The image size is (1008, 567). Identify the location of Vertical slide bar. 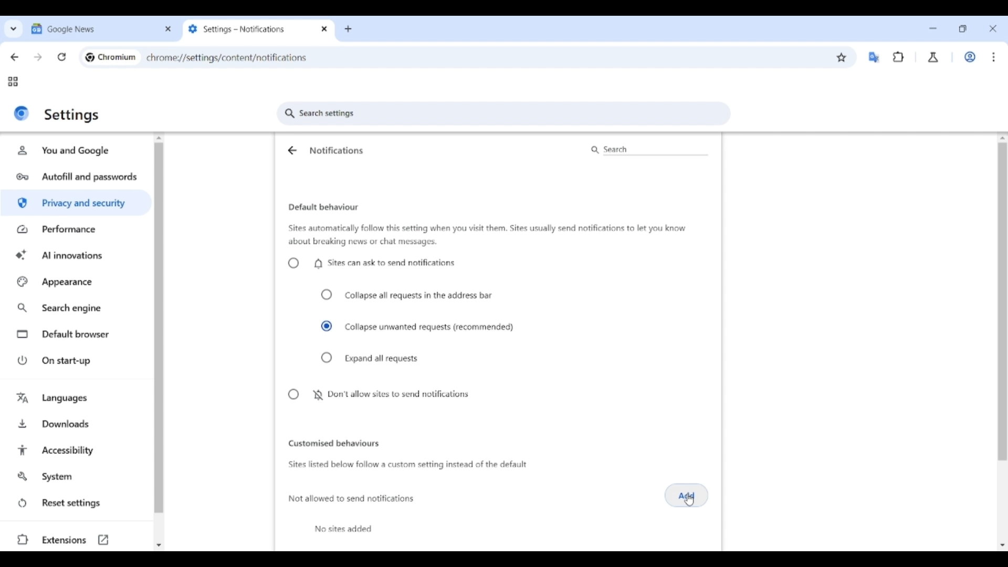
(159, 328).